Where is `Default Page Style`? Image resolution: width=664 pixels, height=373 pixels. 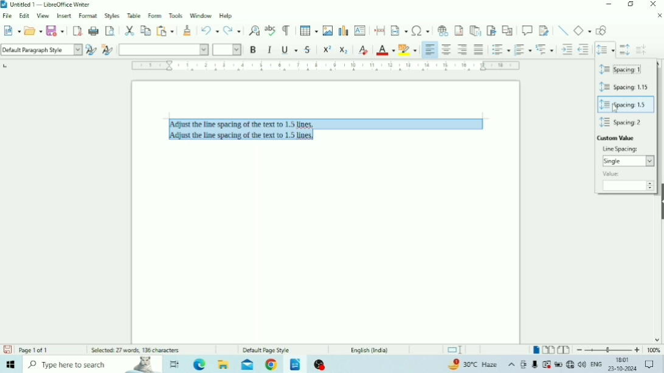 Default Page Style is located at coordinates (266, 349).